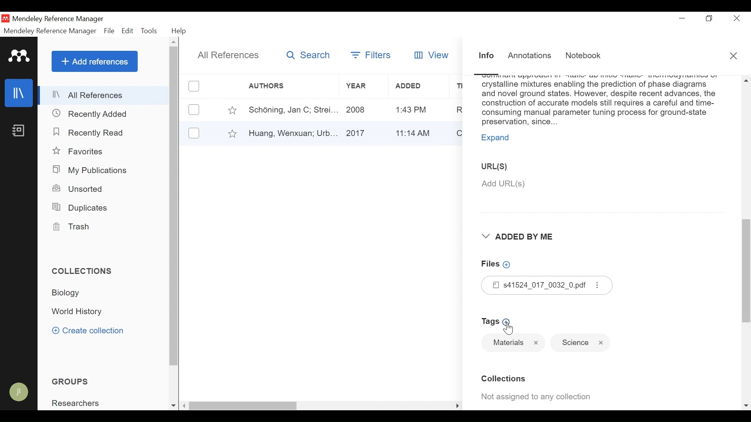 This screenshot has width=751, height=422. Describe the element at coordinates (746, 268) in the screenshot. I see `Vertical Scroll bar` at that location.